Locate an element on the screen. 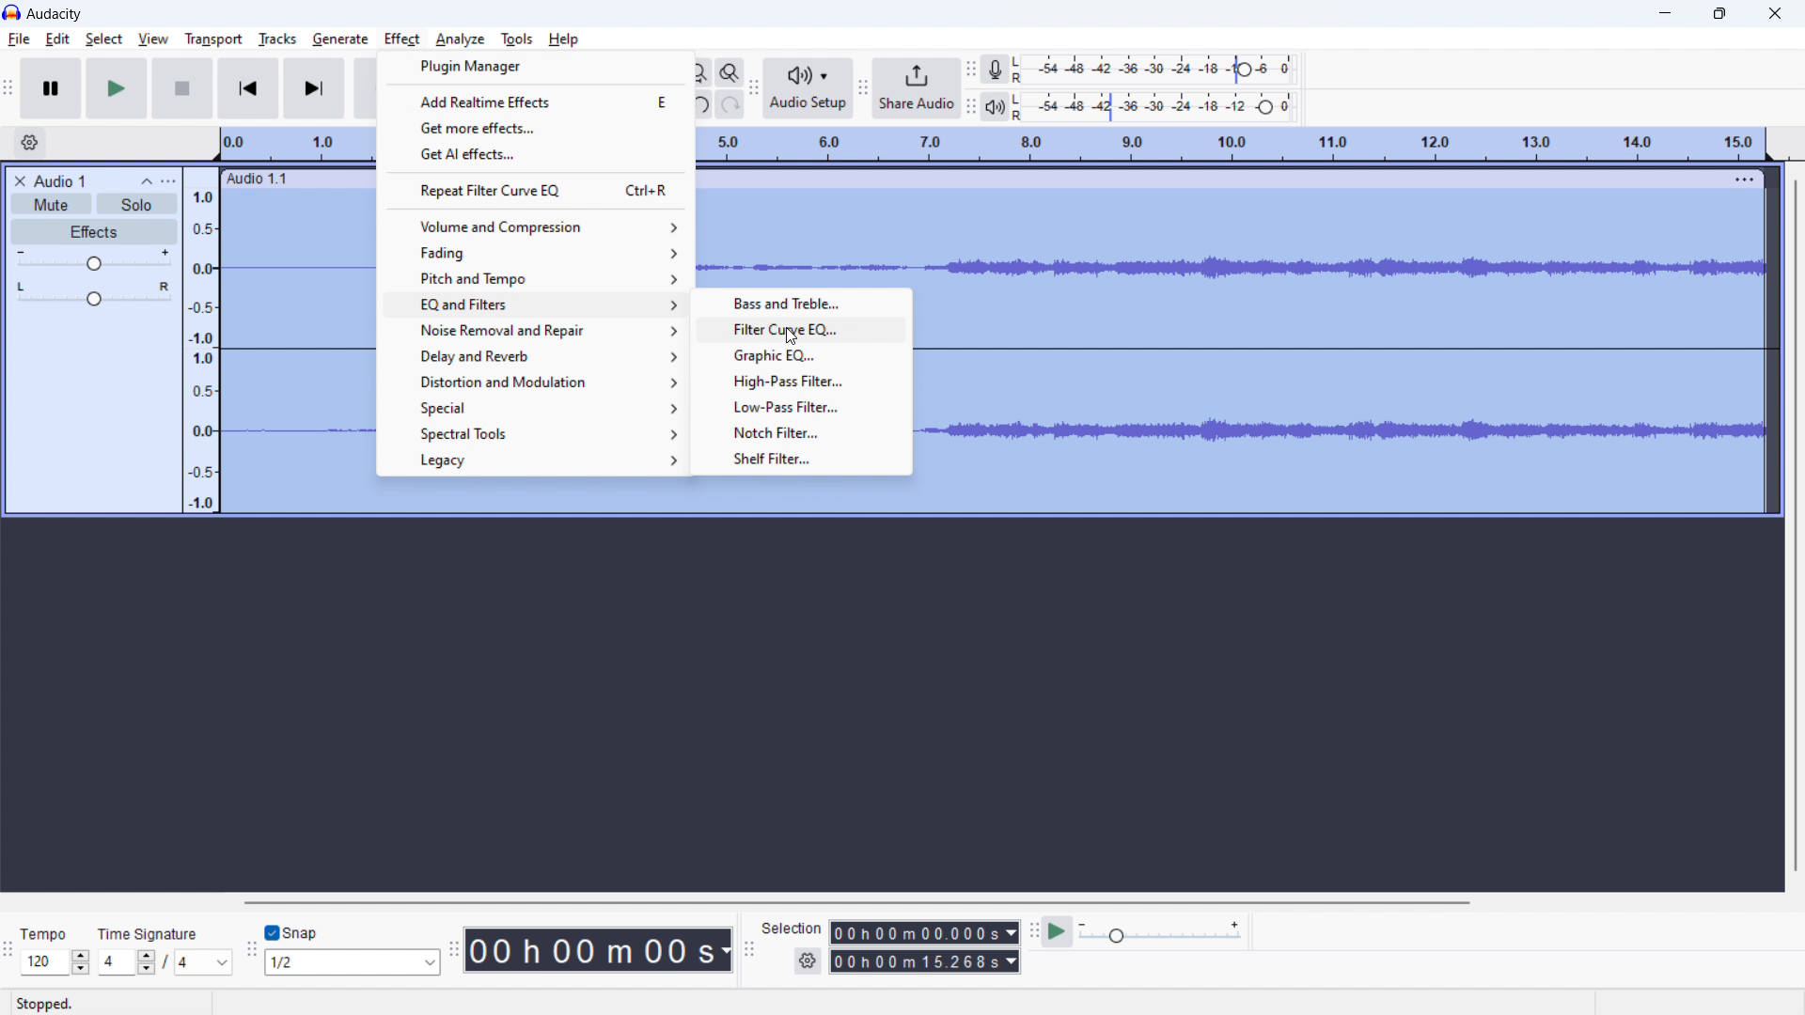 Image resolution: width=1805 pixels, height=1015 pixels. settings is located at coordinates (807, 961).